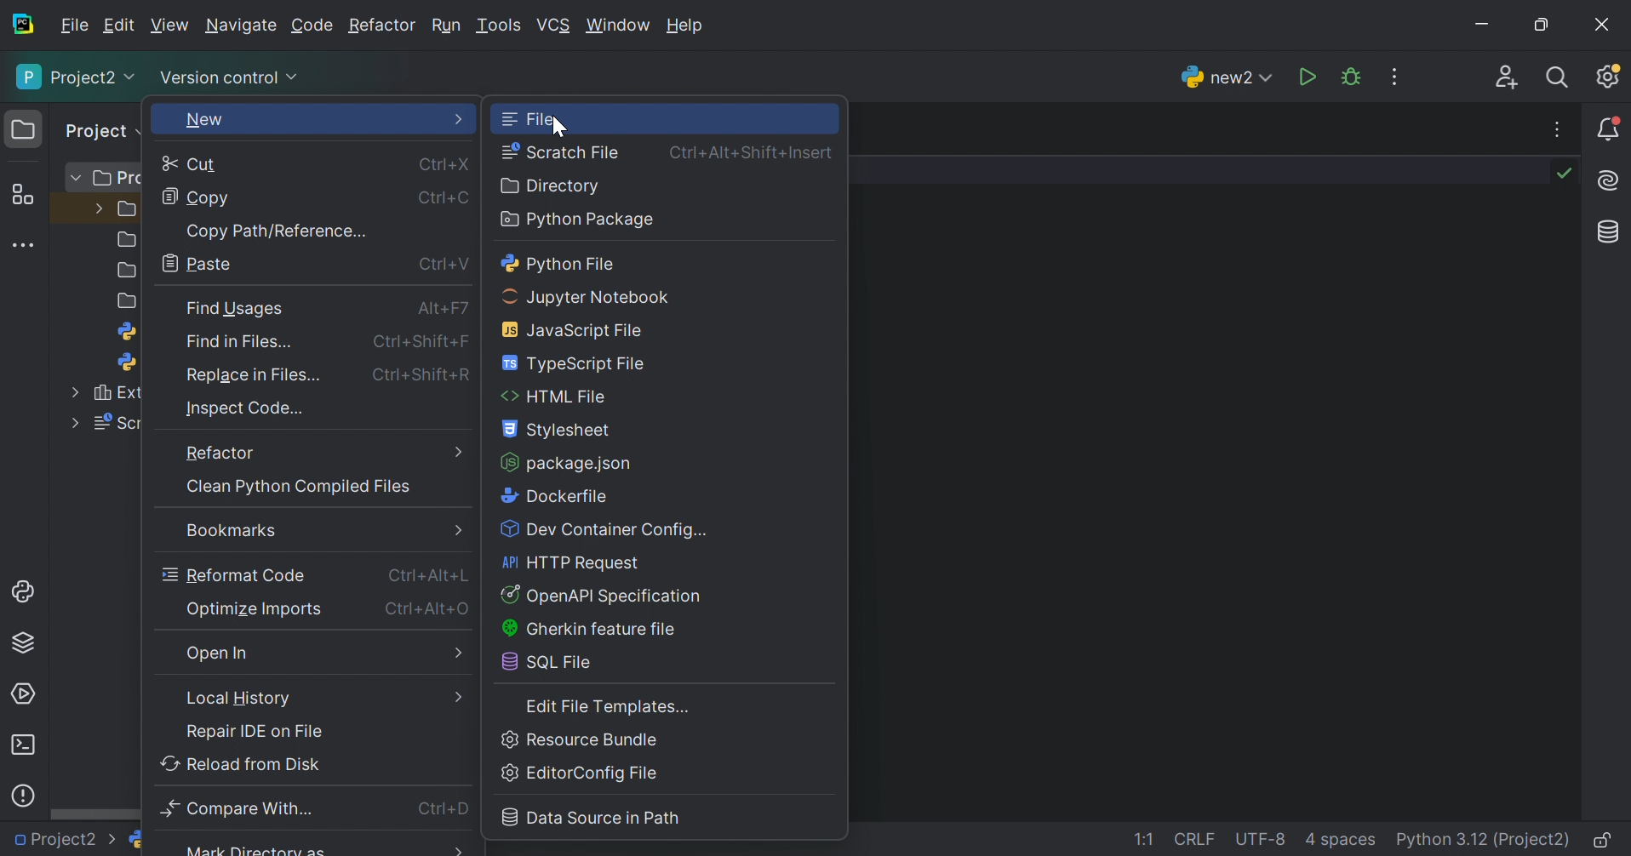  I want to click on Ctrl+Alt+O, so click(430, 608).